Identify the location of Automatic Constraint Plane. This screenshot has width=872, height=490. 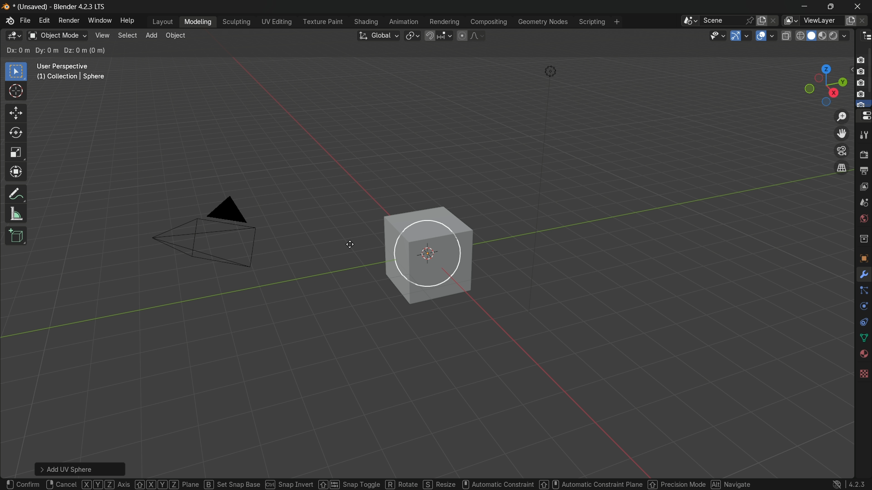
(592, 484).